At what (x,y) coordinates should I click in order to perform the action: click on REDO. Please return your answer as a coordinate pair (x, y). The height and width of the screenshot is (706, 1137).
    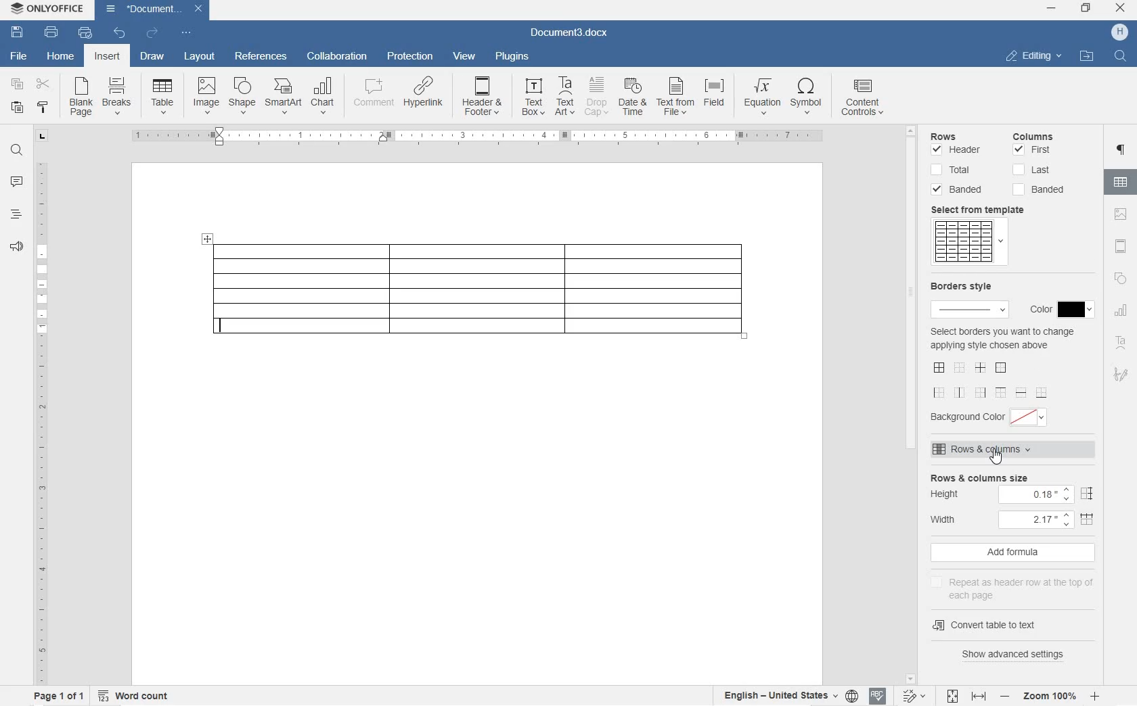
    Looking at the image, I should click on (152, 32).